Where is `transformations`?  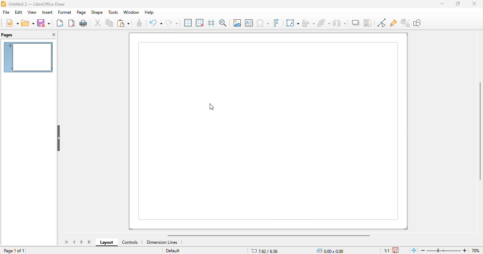
transformations is located at coordinates (292, 23).